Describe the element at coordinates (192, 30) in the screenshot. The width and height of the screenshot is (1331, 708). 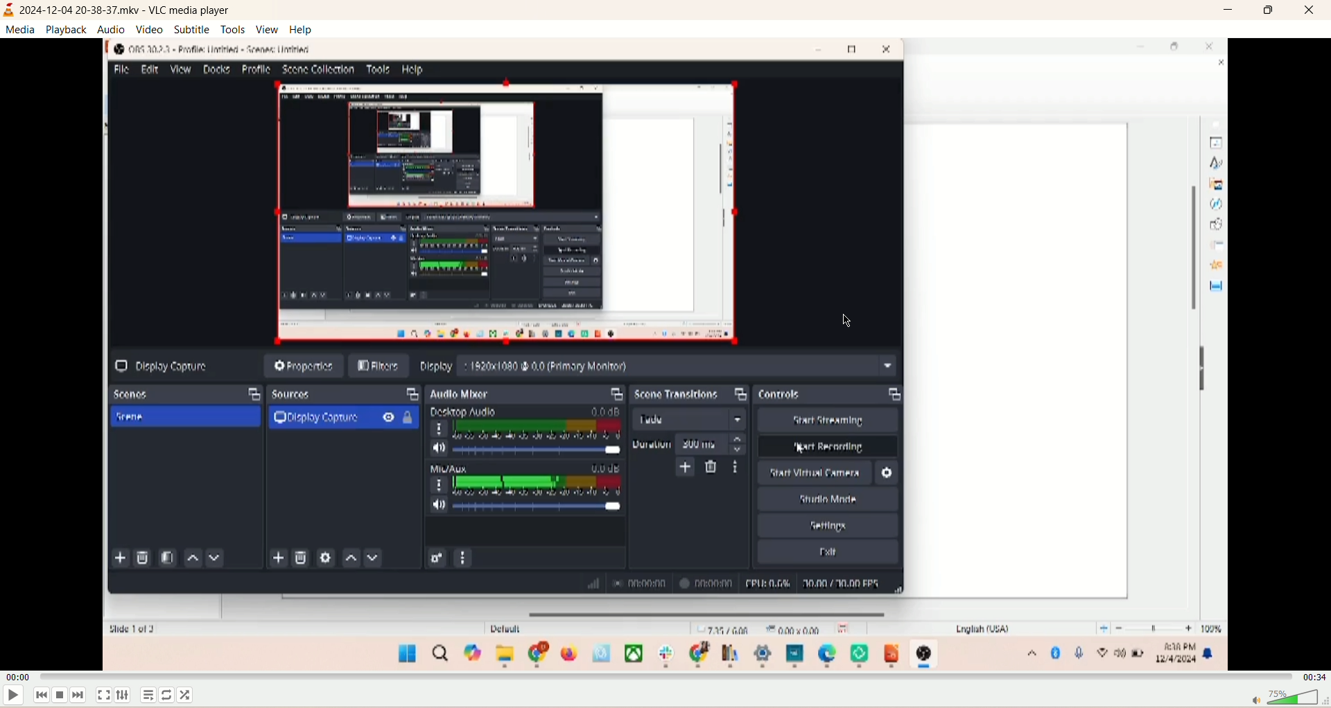
I see `subtitle` at that location.